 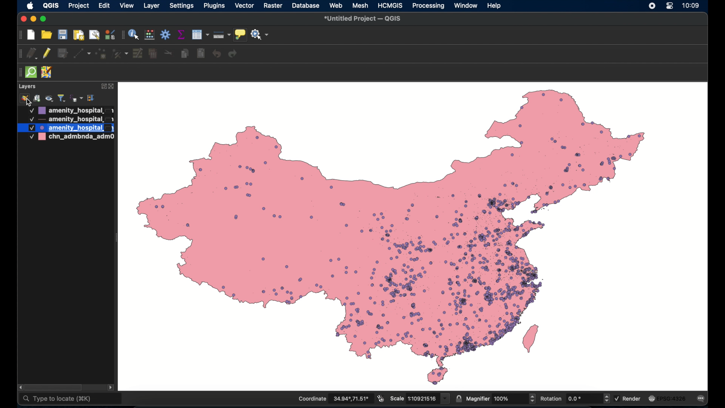 I want to click on render, so click(x=628, y=398).